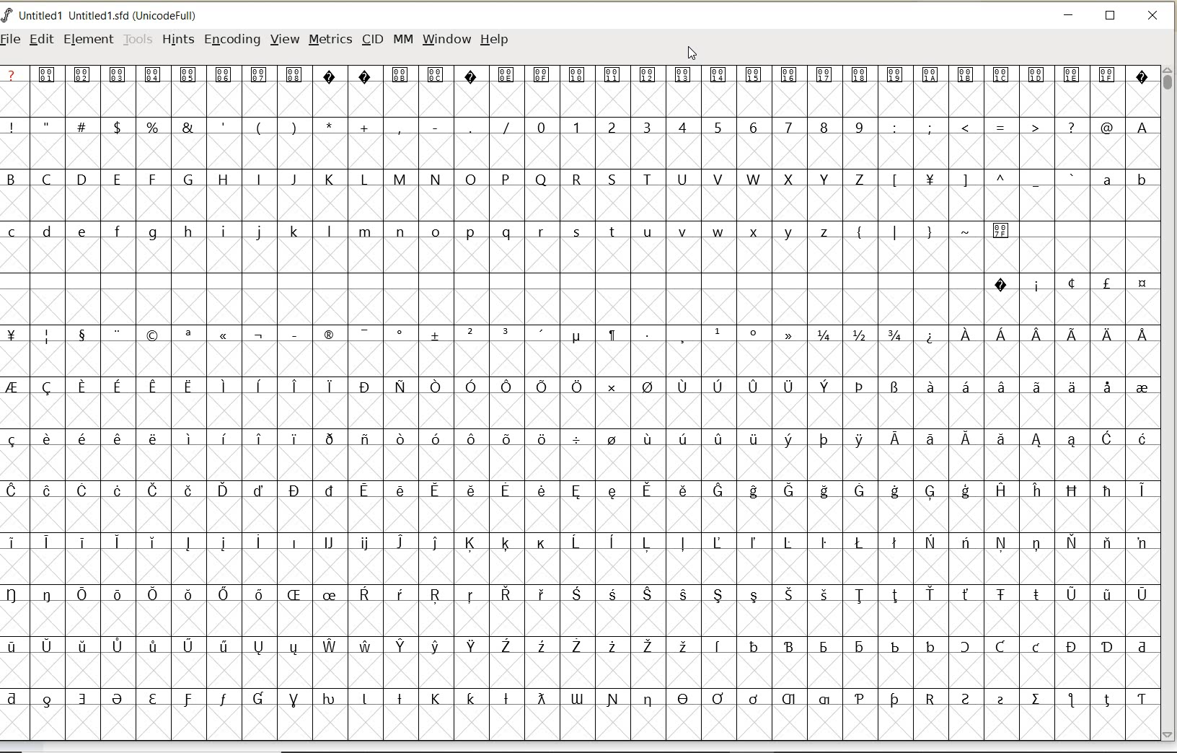 This screenshot has height=753, width=1177. I want to click on ELEMENT, so click(88, 39).